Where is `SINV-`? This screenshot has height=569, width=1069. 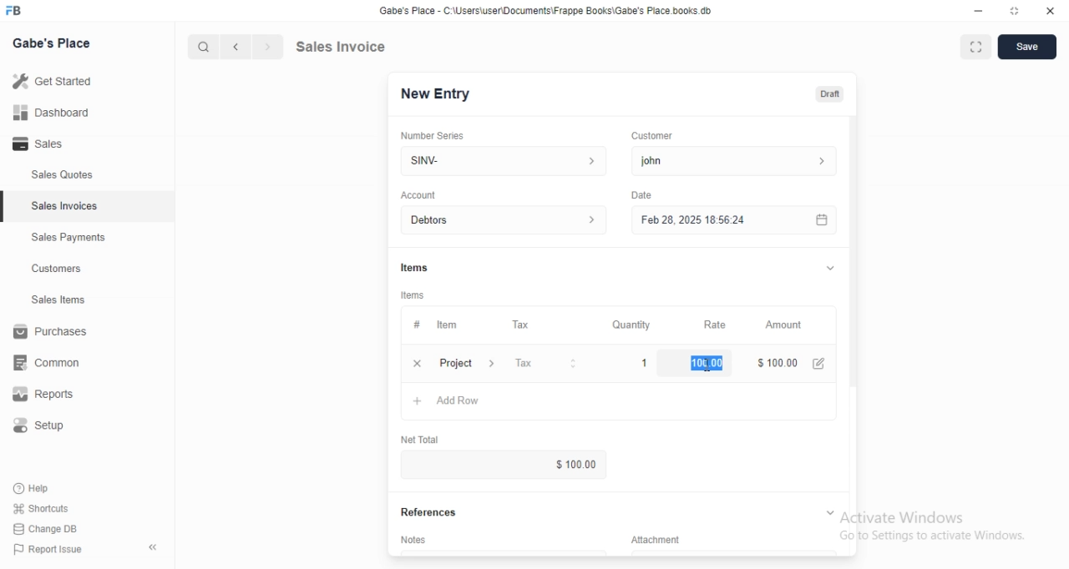
SINV- is located at coordinates (503, 159).